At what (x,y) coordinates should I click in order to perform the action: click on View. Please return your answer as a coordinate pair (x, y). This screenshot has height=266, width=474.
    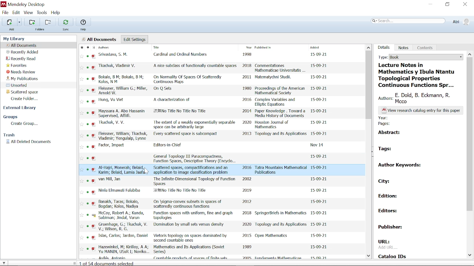
    Looking at the image, I should click on (29, 13).